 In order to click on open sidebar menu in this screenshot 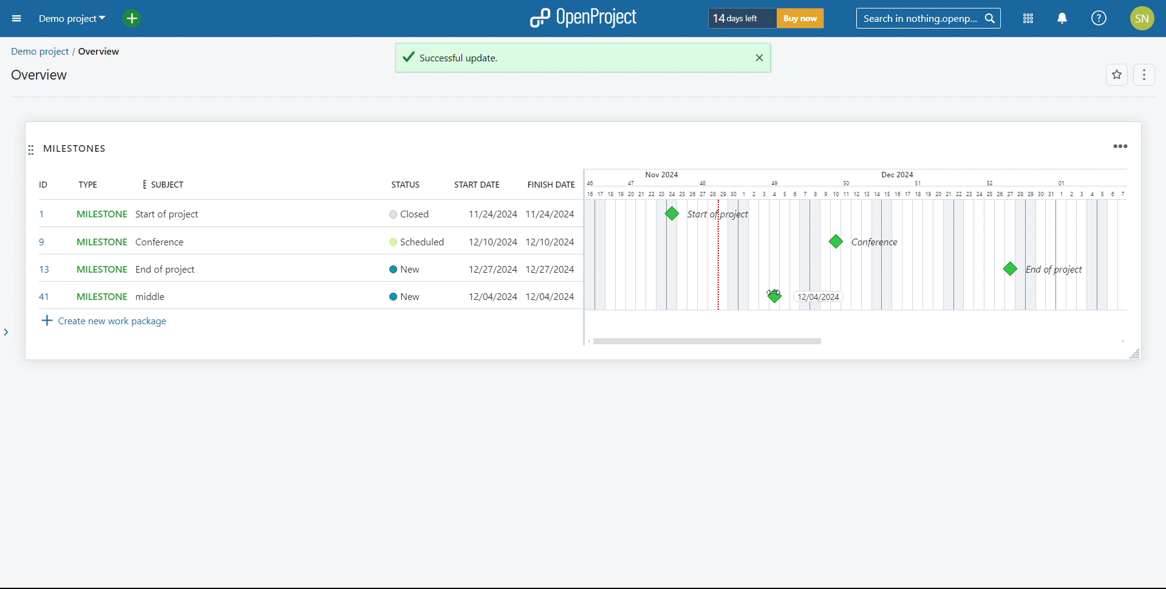, I will do `click(17, 19)`.